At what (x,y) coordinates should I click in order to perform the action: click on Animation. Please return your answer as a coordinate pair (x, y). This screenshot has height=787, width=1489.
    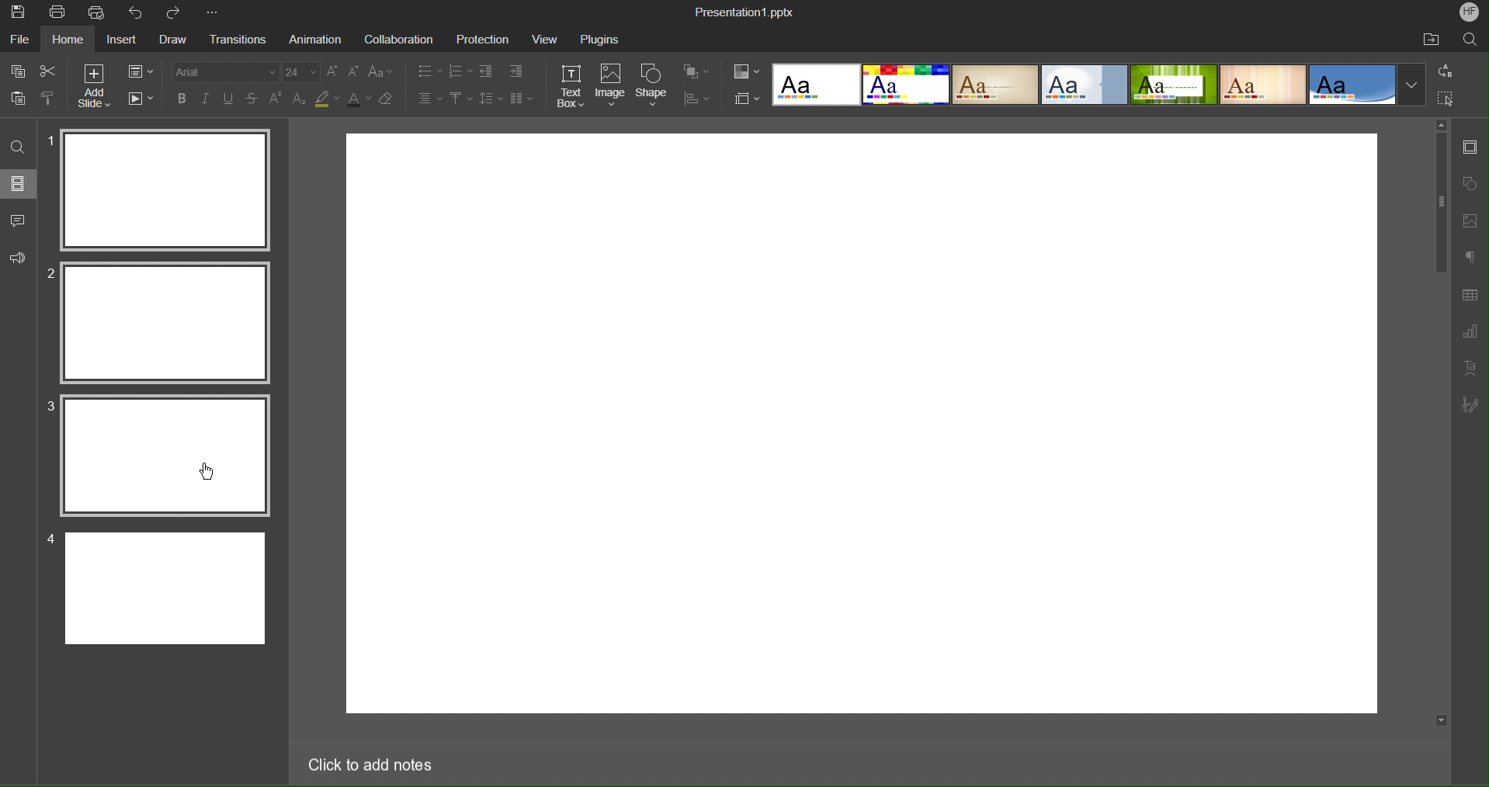
    Looking at the image, I should click on (314, 40).